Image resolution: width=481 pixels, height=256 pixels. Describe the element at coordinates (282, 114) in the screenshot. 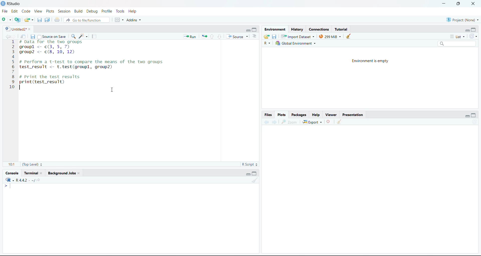

I see `Plots` at that location.